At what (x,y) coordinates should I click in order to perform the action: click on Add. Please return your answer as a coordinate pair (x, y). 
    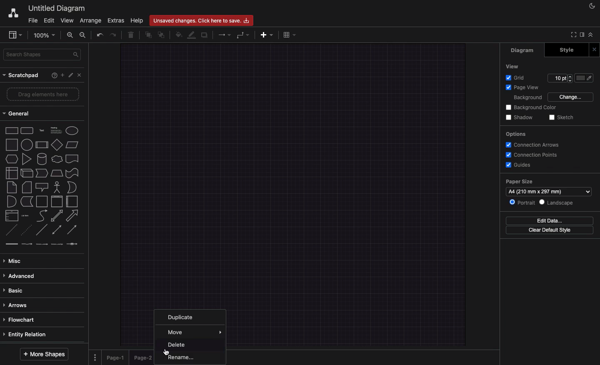
    Looking at the image, I should click on (62, 75).